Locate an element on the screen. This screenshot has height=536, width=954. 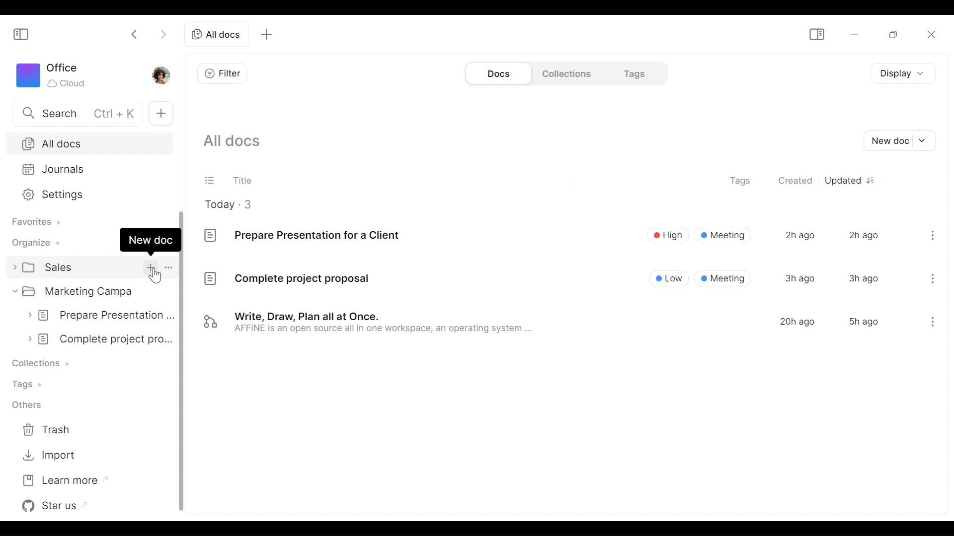
5h ago is located at coordinates (863, 322).